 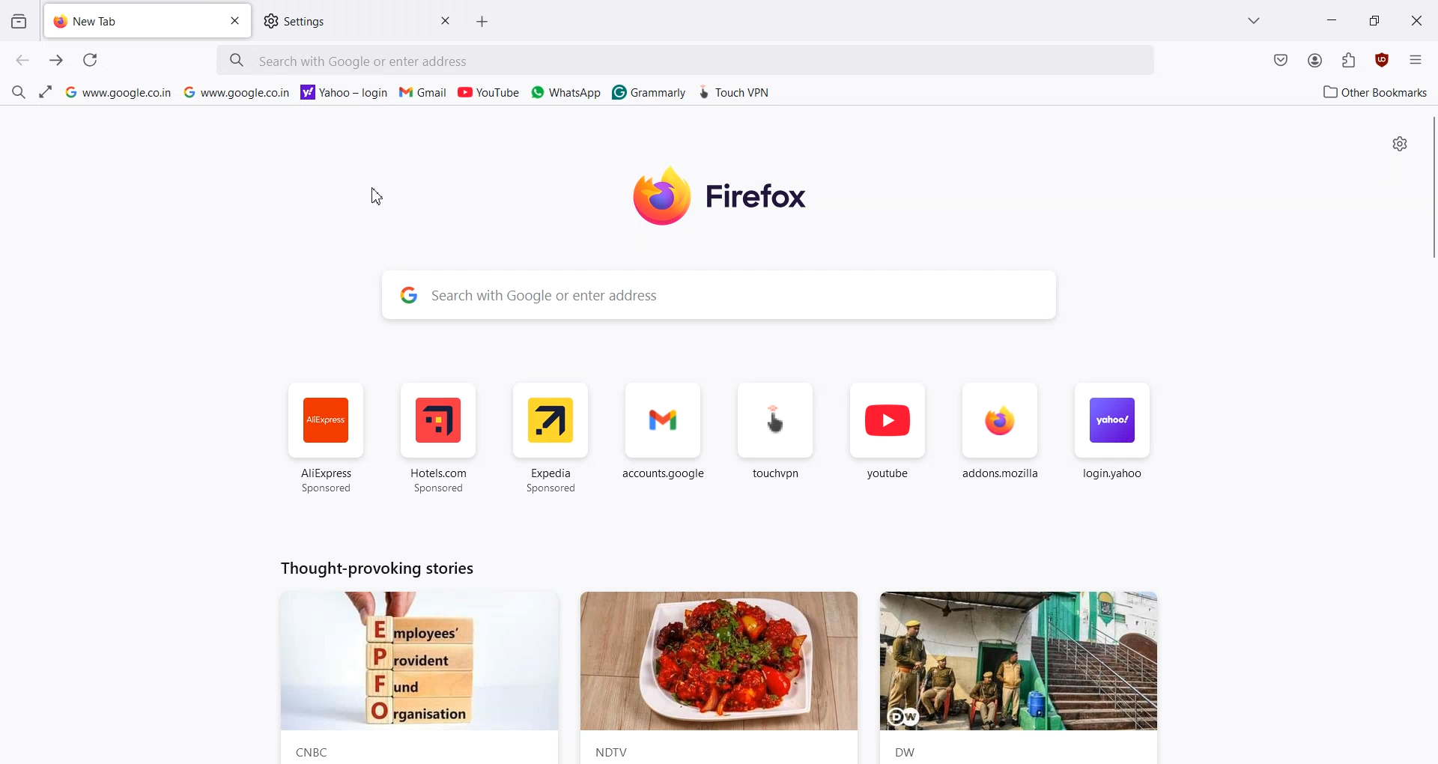 I want to click on Logo, so click(x=741, y=196).